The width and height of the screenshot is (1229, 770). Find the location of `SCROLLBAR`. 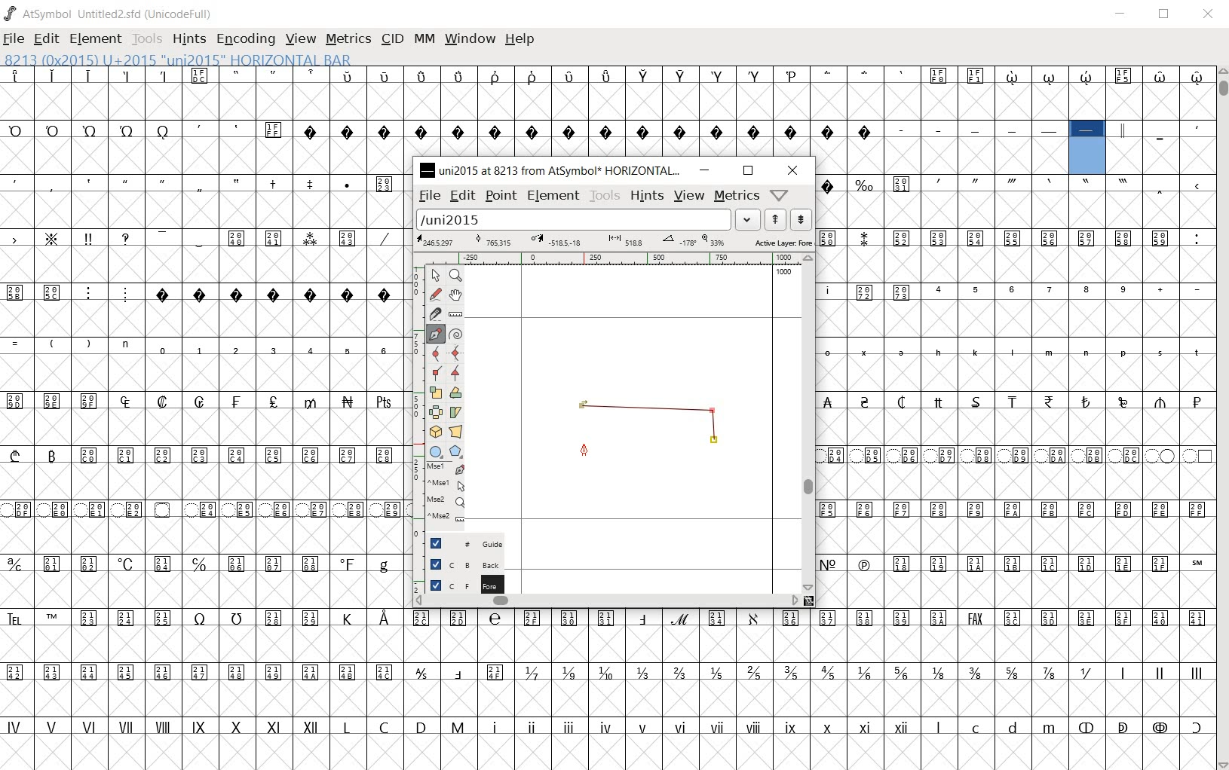

SCROLLBAR is located at coordinates (1223, 417).